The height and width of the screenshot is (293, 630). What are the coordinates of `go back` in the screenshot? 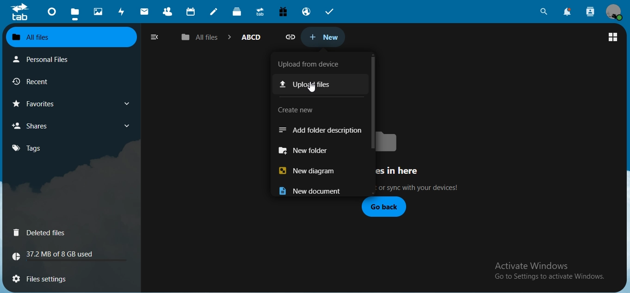 It's located at (384, 208).